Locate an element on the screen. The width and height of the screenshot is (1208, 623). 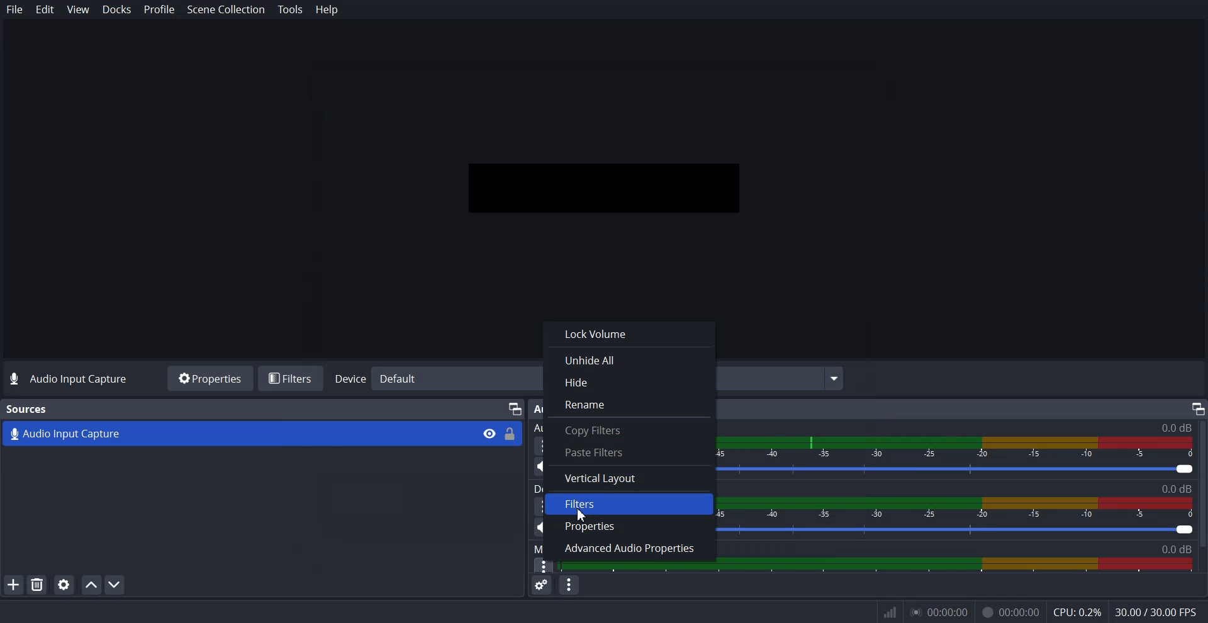
Properties is located at coordinates (630, 528).